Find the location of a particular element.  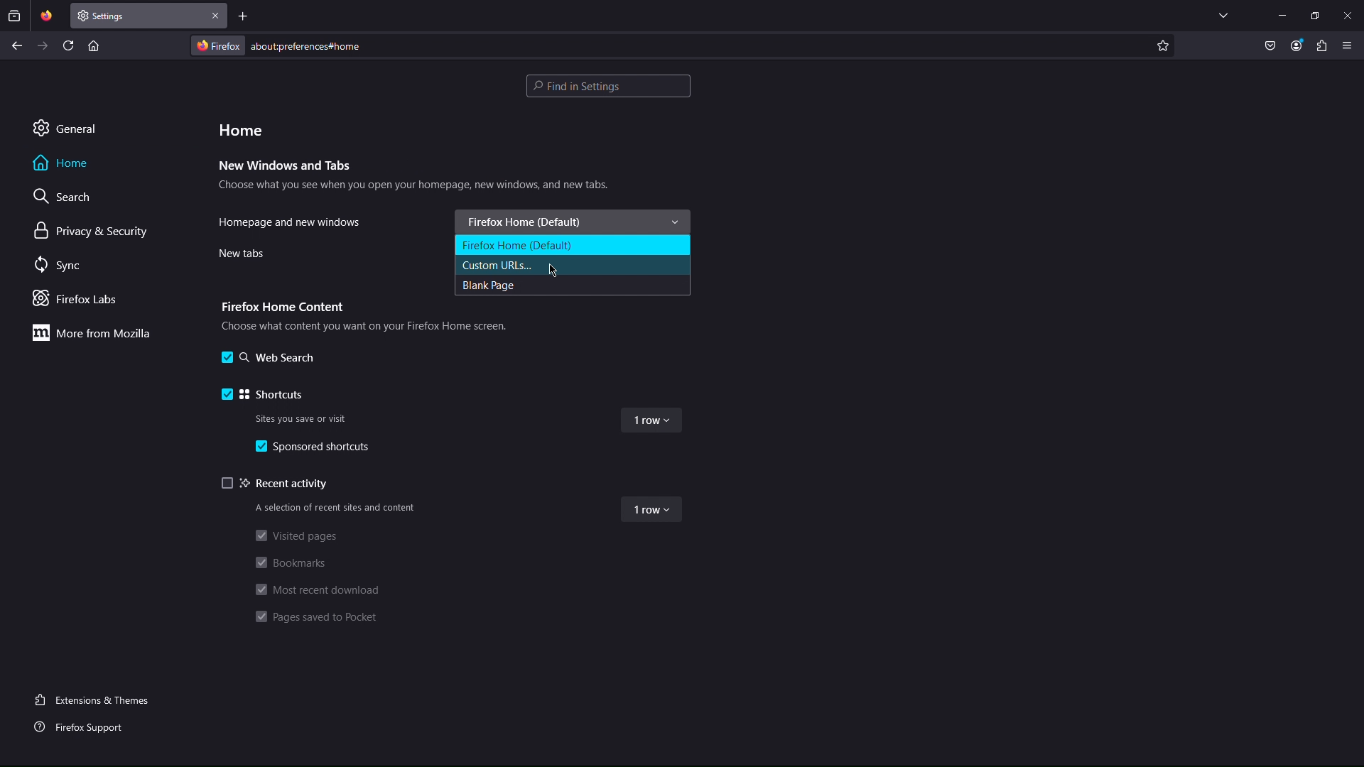

Sites you save or visit is located at coordinates (302, 419).